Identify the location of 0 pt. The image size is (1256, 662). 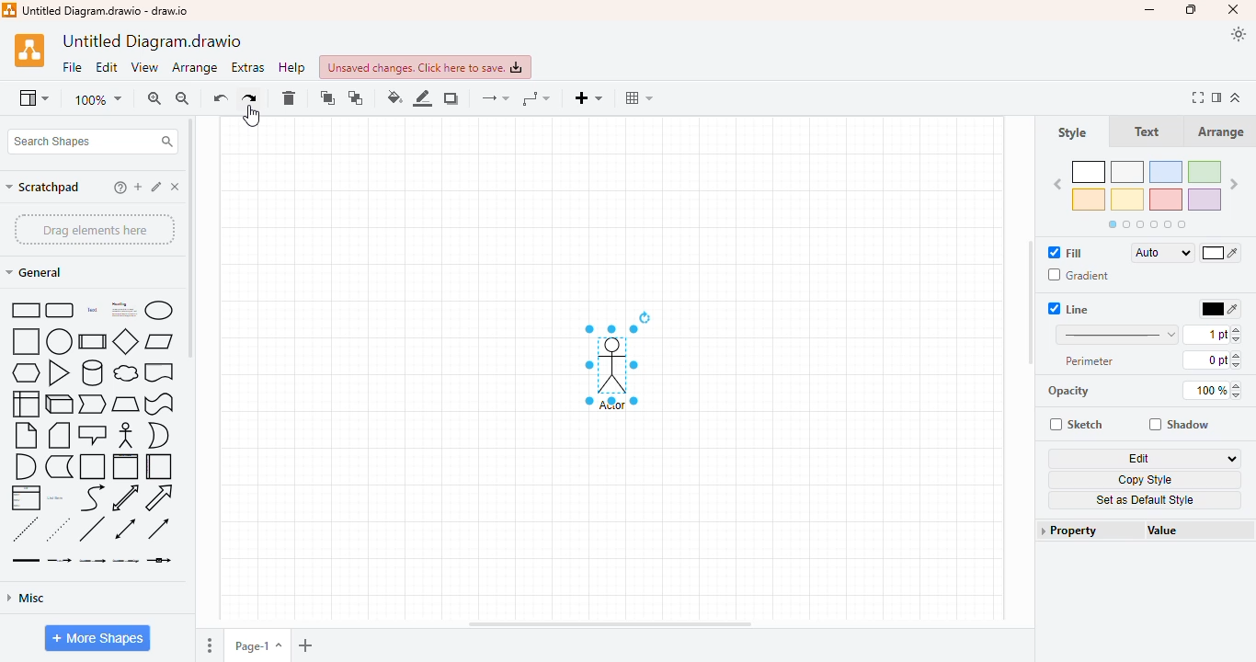
(1214, 360).